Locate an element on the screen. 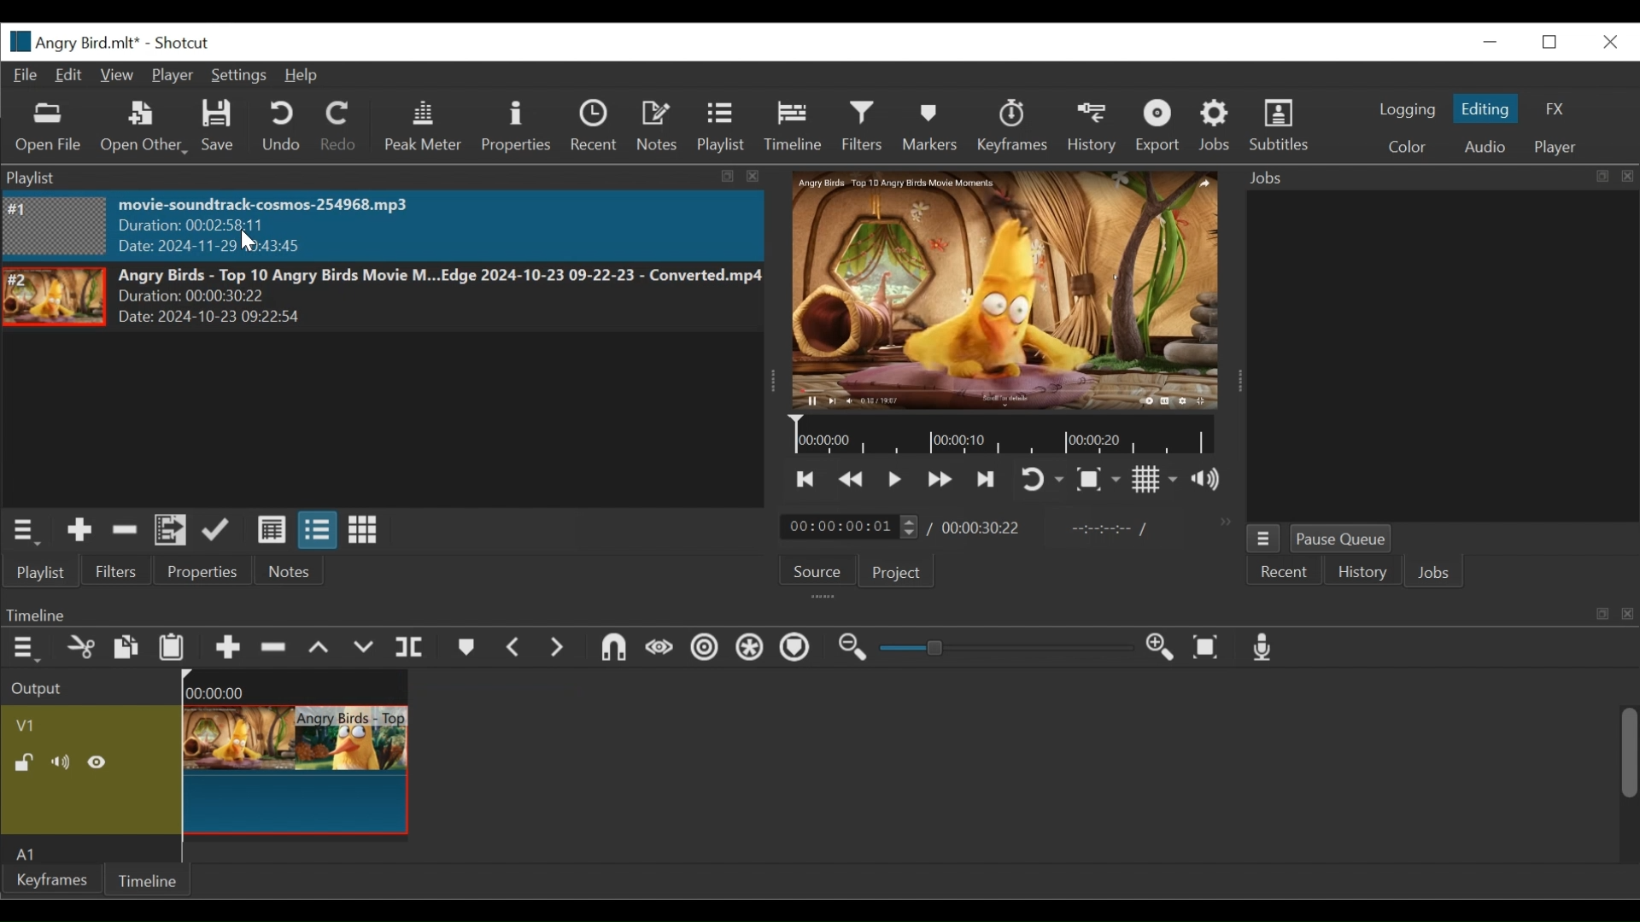 The image size is (1640, 922). Restore is located at coordinates (1552, 40).